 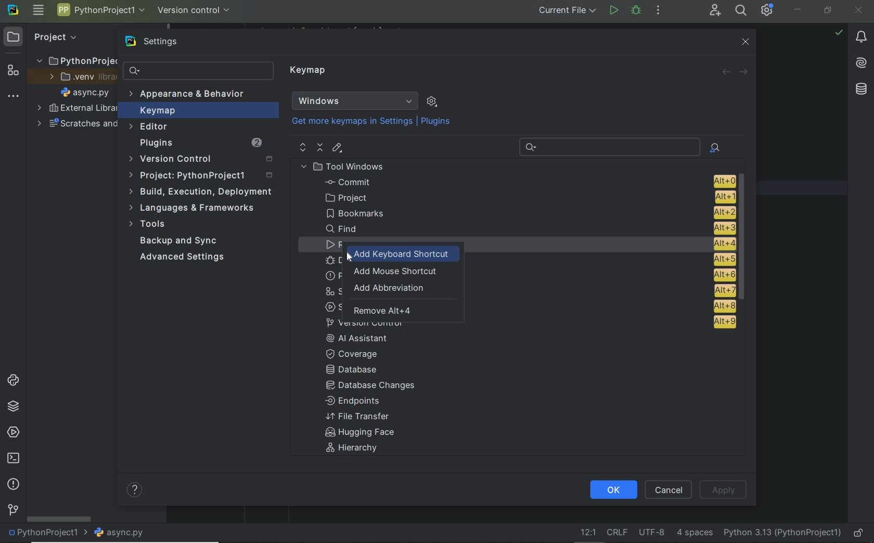 What do you see at coordinates (338, 149) in the screenshot?
I see `editor shortcut` at bounding box center [338, 149].